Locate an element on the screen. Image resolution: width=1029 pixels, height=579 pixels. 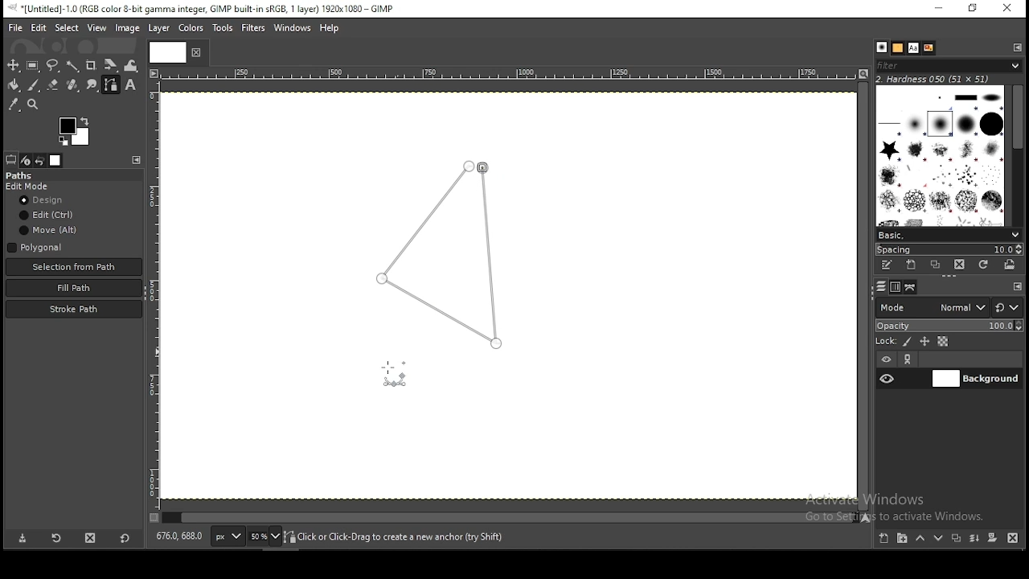
duplicate layer is located at coordinates (957, 539).